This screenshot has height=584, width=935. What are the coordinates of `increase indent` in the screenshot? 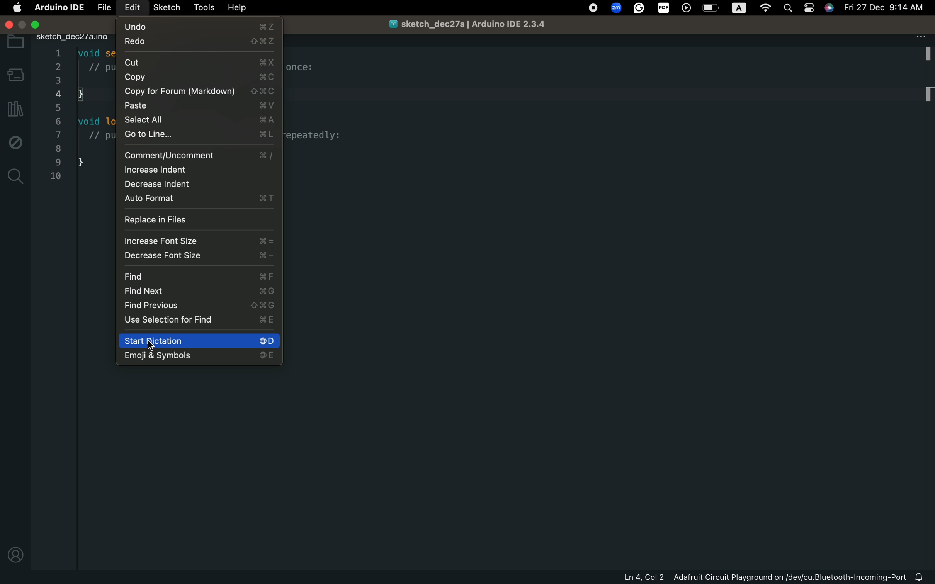 It's located at (196, 170).